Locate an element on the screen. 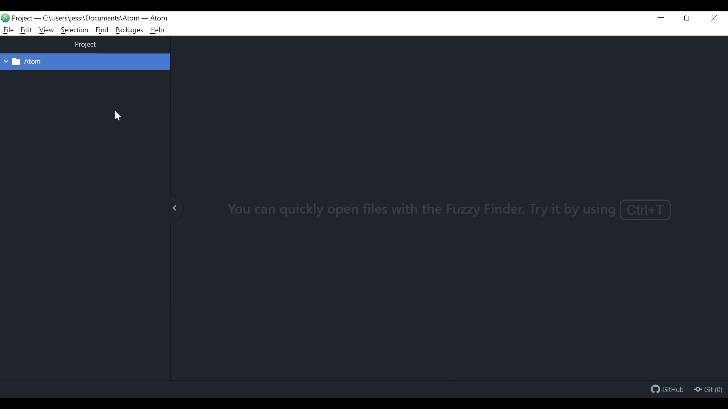  Project Folder is located at coordinates (77, 62).